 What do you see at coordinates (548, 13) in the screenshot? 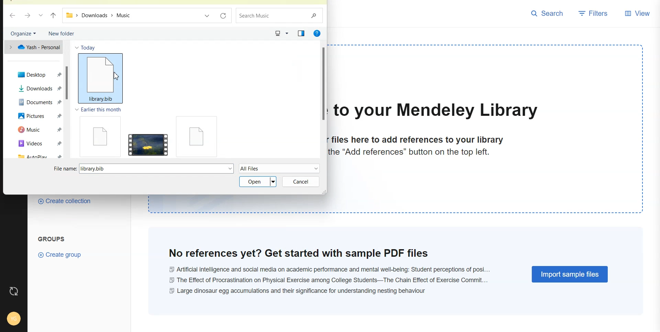
I see `Search` at bounding box center [548, 13].